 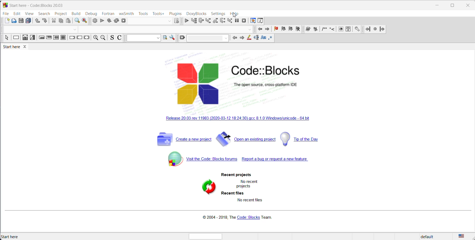 I want to click on step into, so click(x=208, y=21).